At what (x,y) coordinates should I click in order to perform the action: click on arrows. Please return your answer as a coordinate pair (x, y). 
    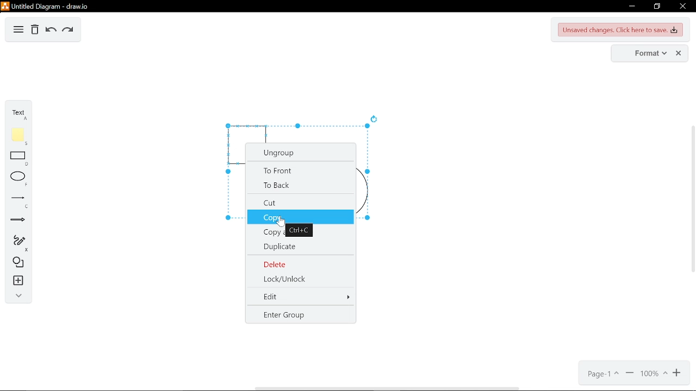
    Looking at the image, I should click on (18, 221).